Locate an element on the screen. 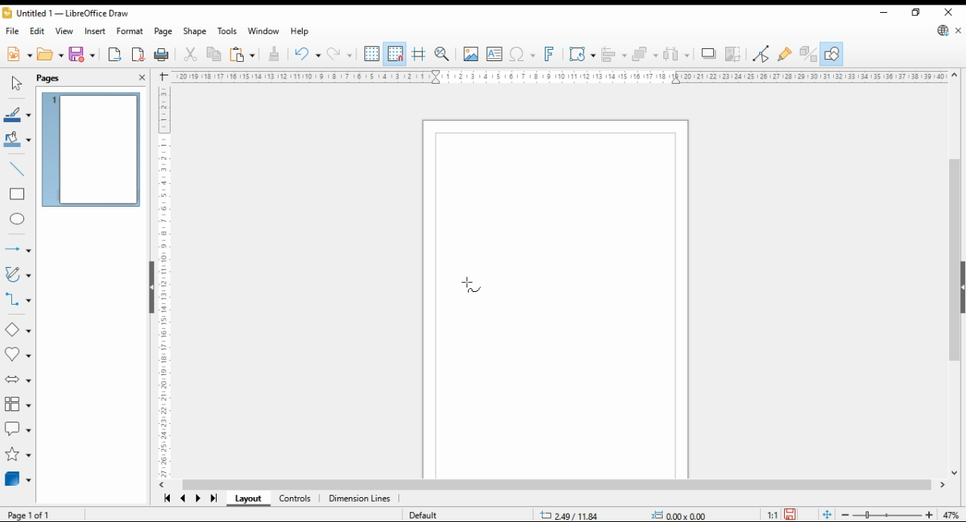 The height and width of the screenshot is (522, 966). save is located at coordinates (792, 515).